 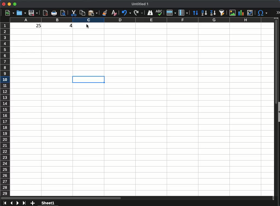 What do you see at coordinates (278, 12) in the screenshot?
I see `expand` at bounding box center [278, 12].